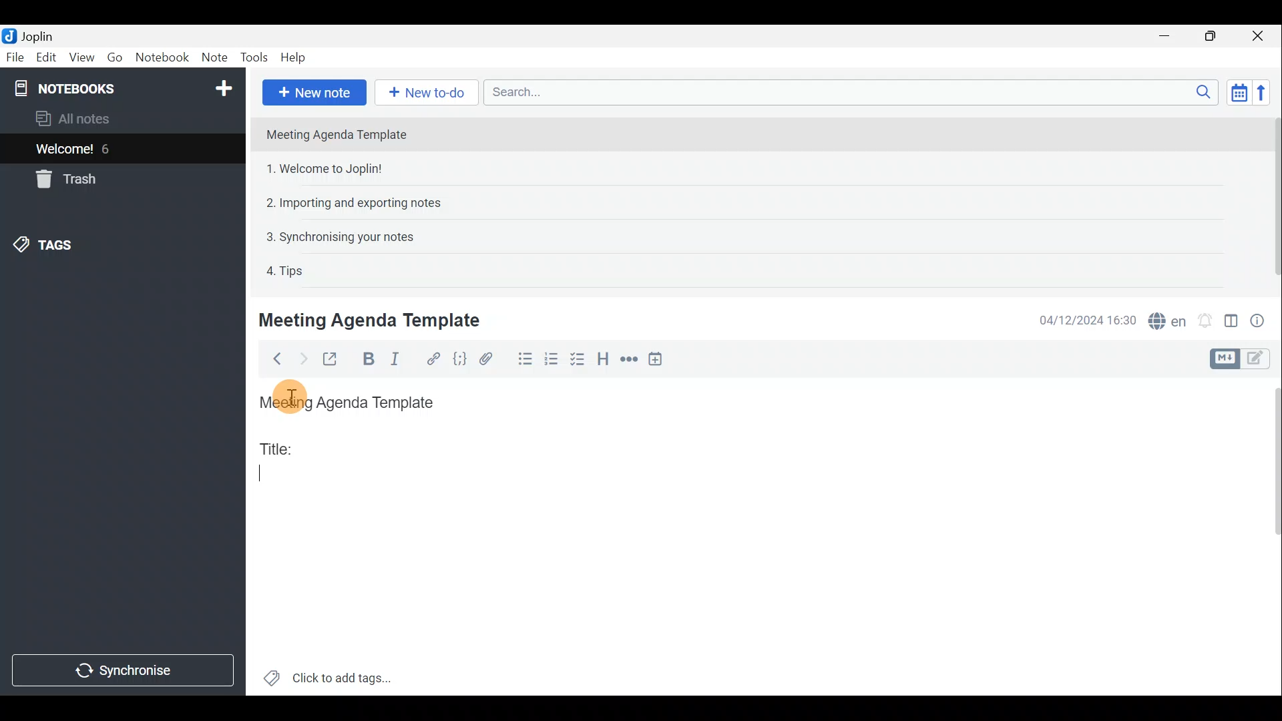 The image size is (1282, 721). I want to click on Notebook, so click(163, 56).